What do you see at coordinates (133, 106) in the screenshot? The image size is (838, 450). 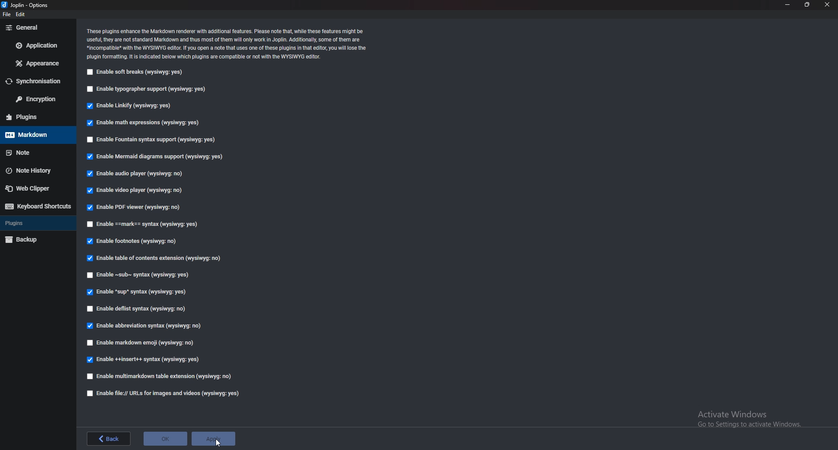 I see `Enable linkify` at bounding box center [133, 106].